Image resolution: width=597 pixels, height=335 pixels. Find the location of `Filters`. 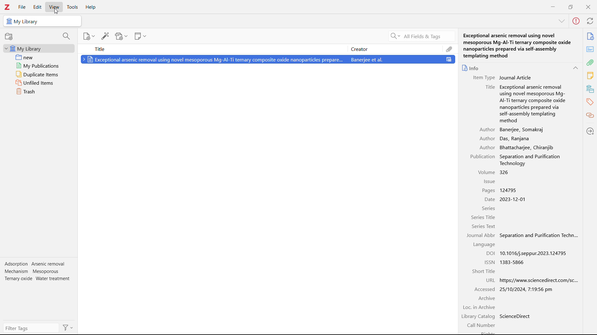

Filters is located at coordinates (68, 328).